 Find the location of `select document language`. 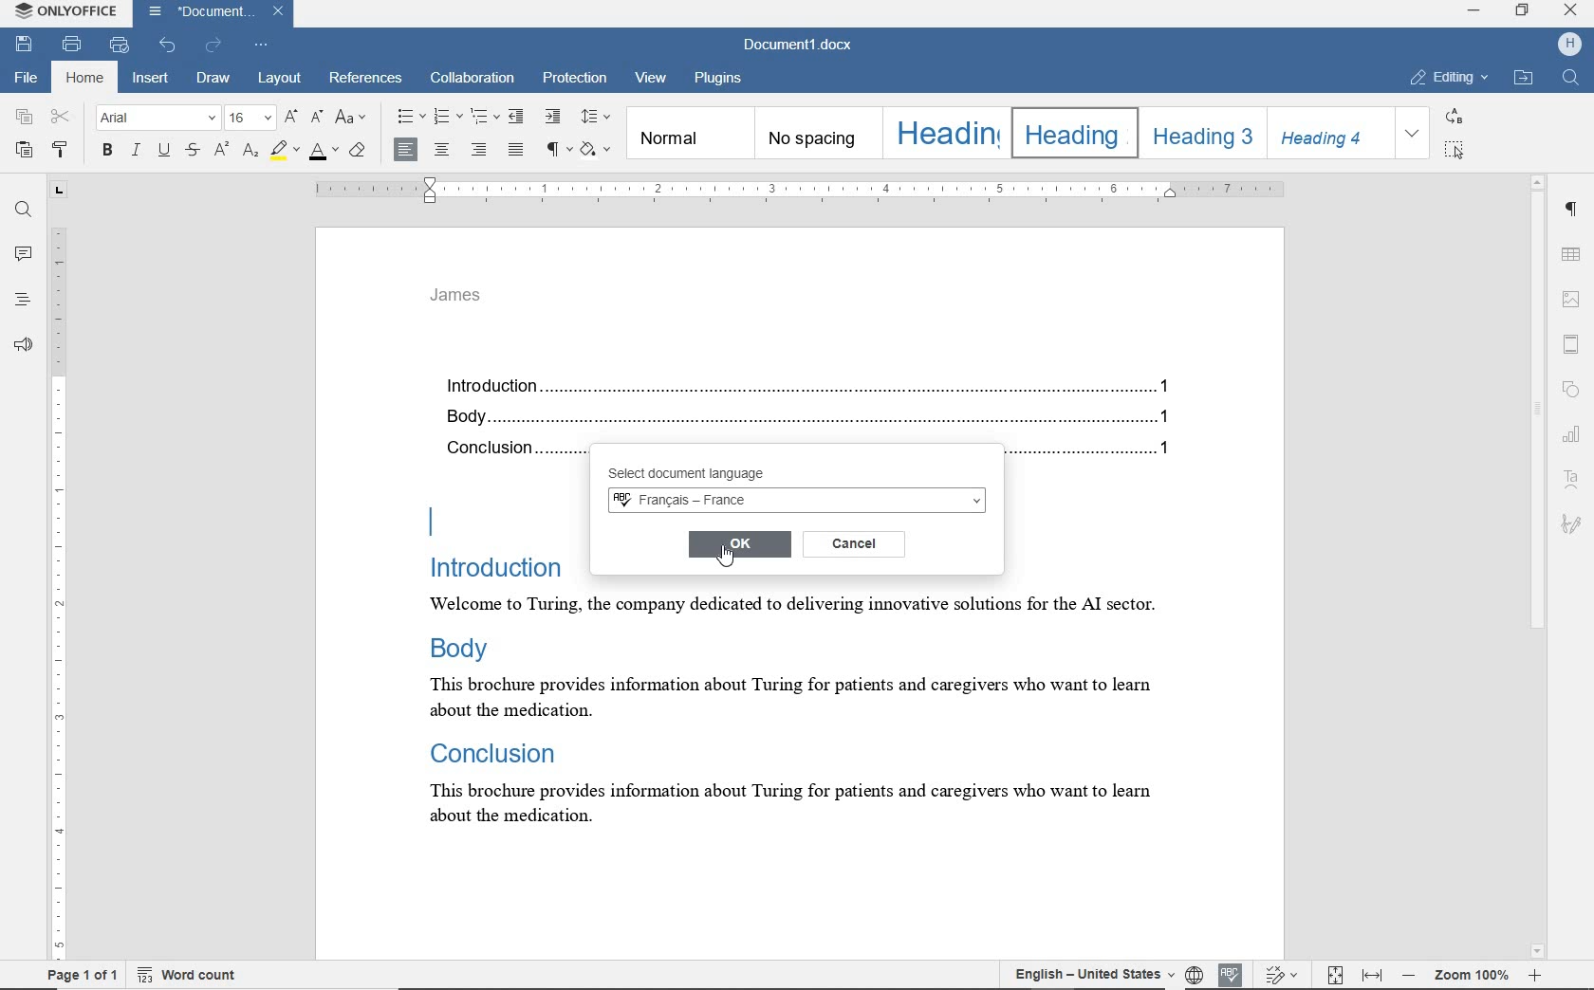

select document language is located at coordinates (714, 474).